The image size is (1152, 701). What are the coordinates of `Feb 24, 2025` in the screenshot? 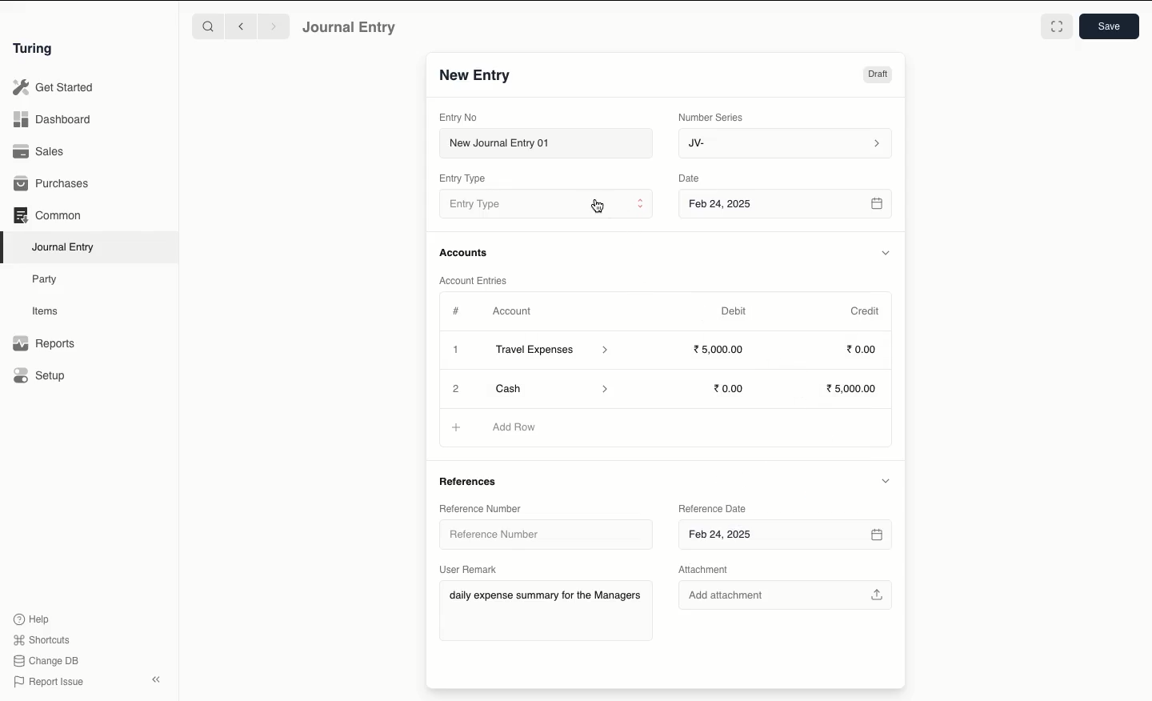 It's located at (786, 536).